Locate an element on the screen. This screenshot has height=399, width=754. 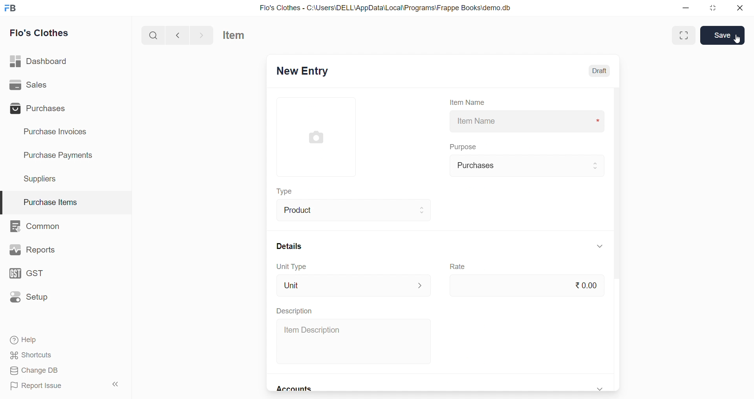
Sales is located at coordinates (40, 85).